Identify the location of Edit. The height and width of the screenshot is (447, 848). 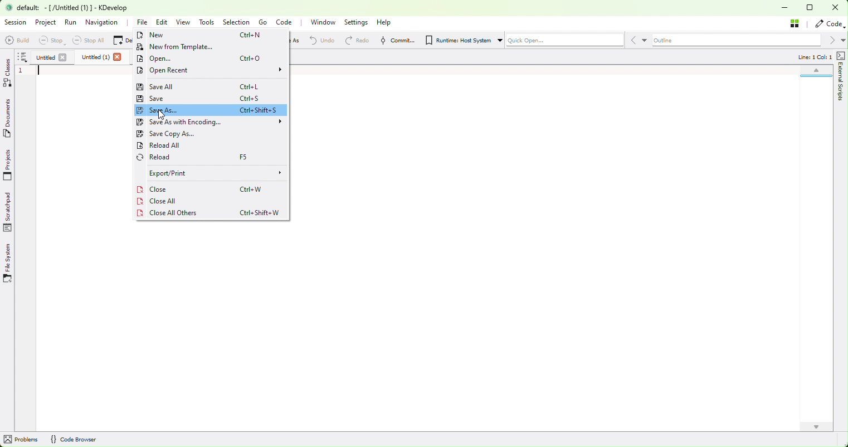
(162, 23).